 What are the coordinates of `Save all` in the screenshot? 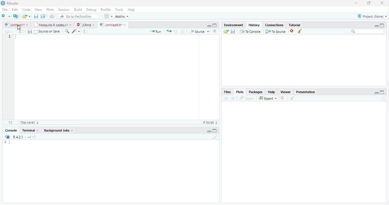 It's located at (43, 17).